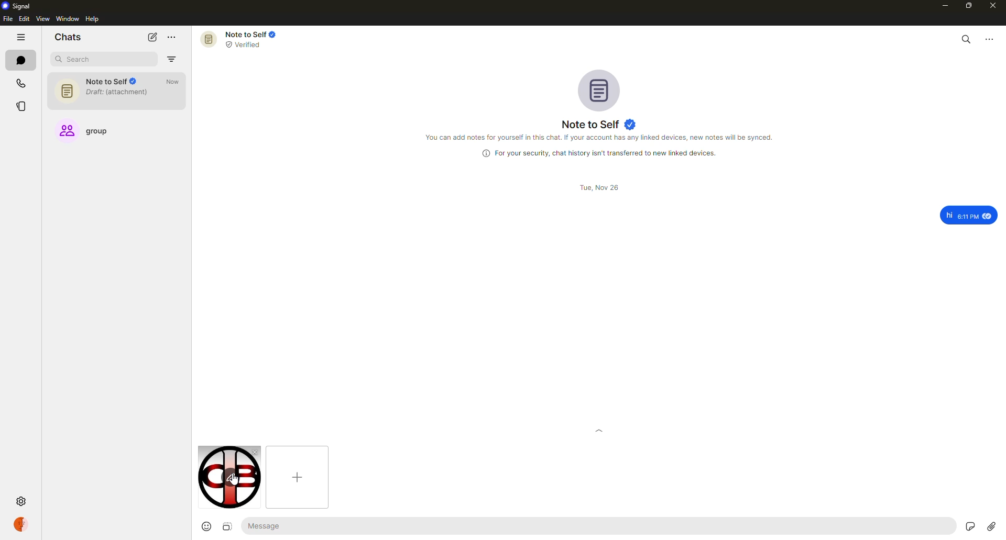  I want to click on message, so click(969, 217).